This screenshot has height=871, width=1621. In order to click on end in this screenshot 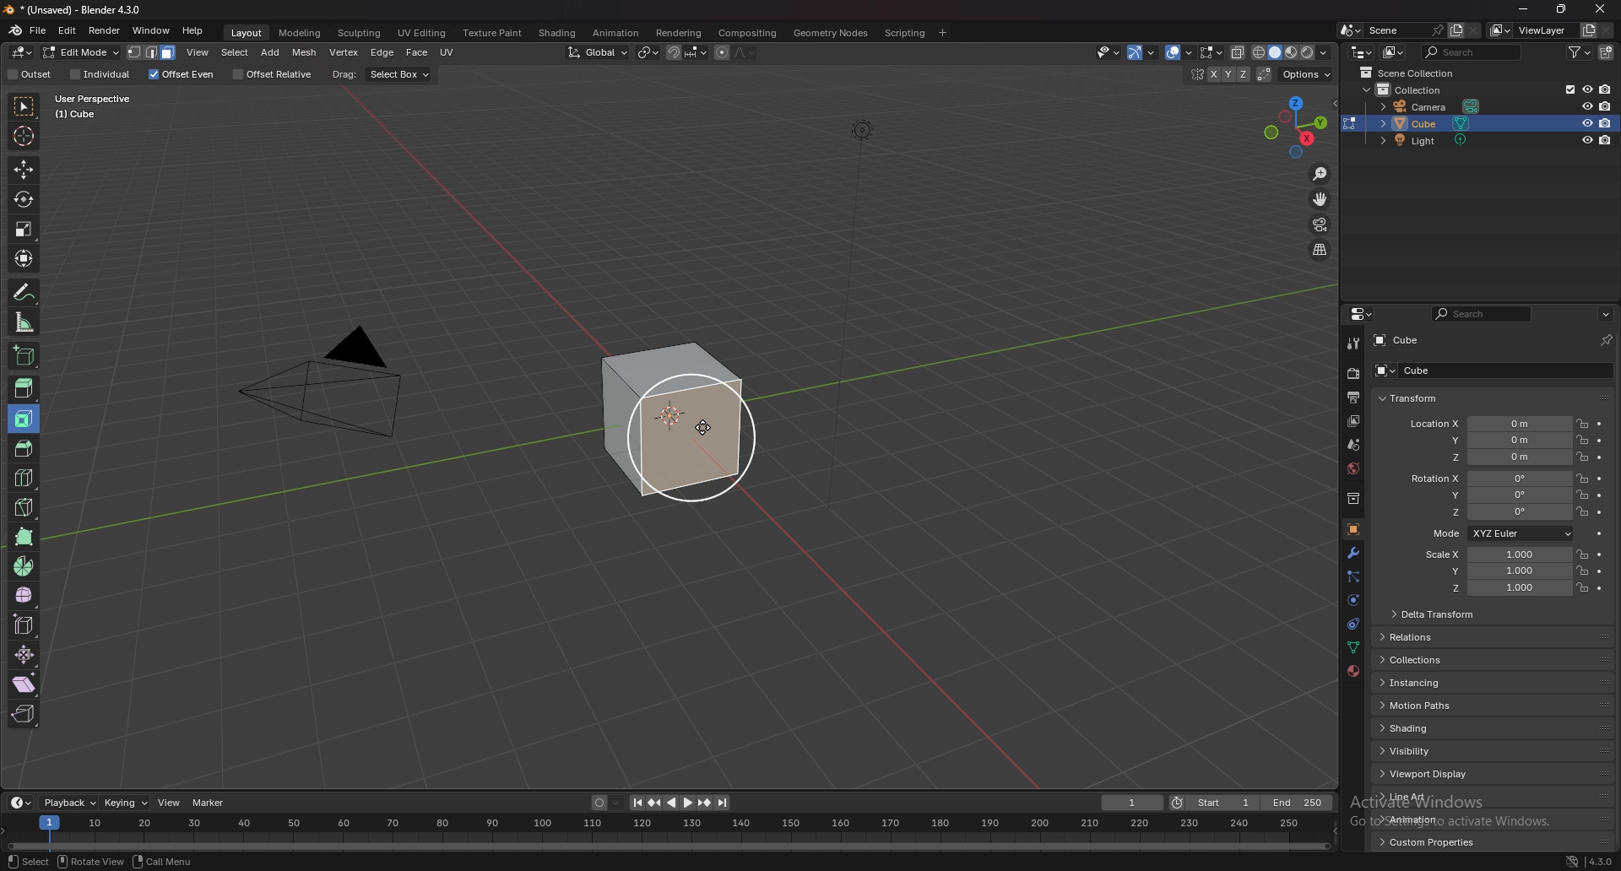, I will do `click(1299, 803)`.